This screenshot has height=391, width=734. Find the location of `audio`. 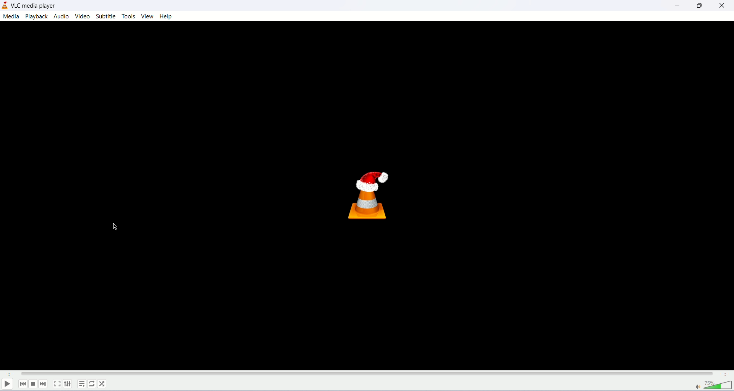

audio is located at coordinates (61, 16).